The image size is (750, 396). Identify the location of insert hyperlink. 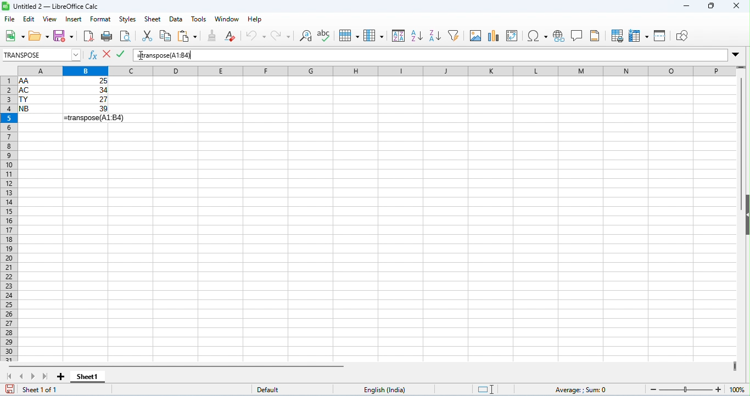
(558, 37).